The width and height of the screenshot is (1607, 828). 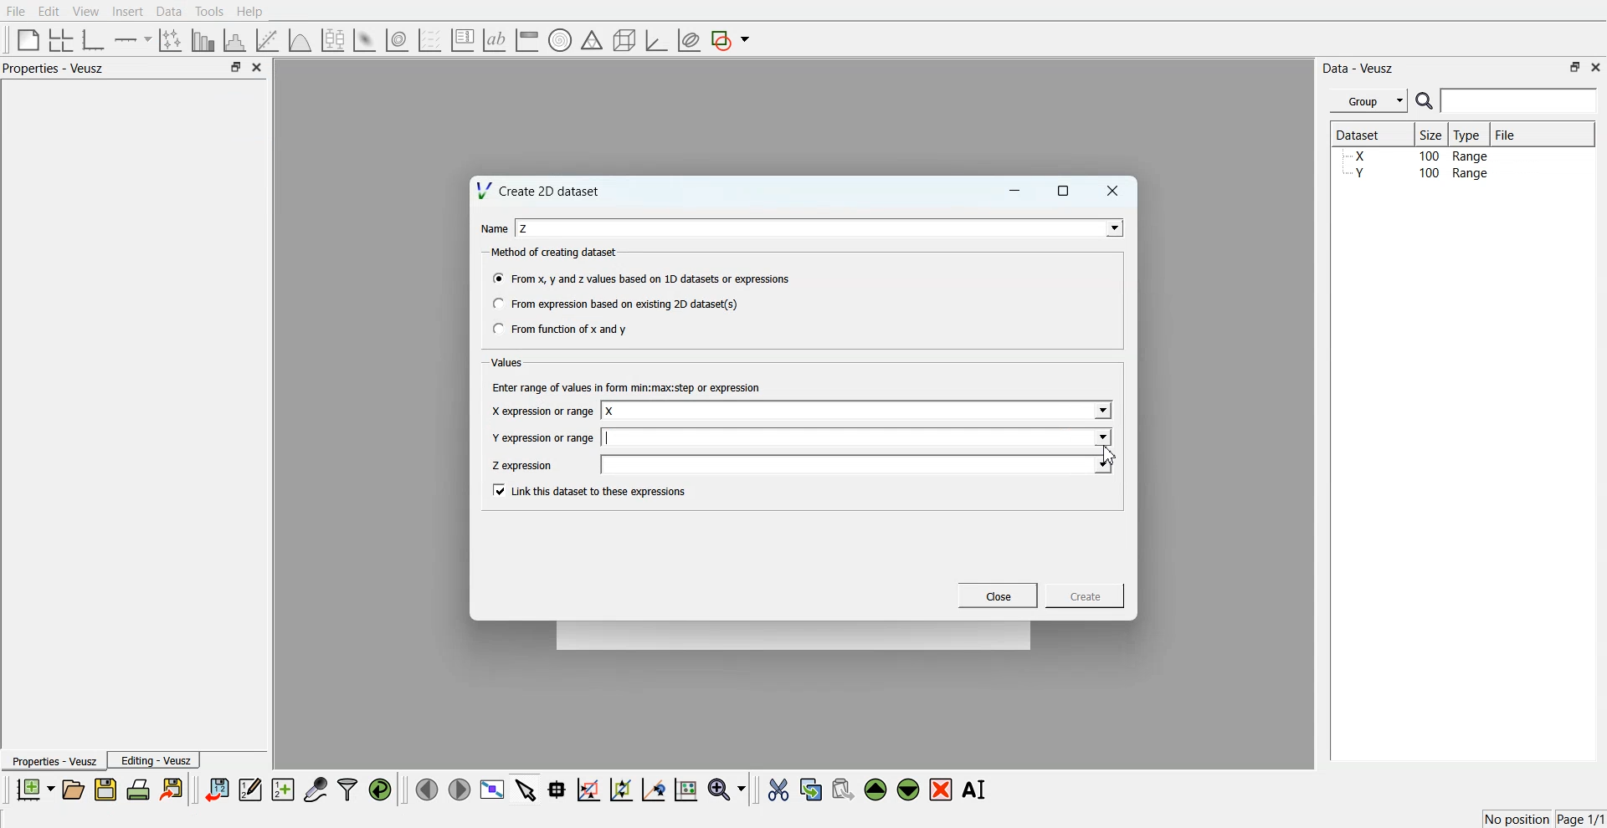 I want to click on Cut the selected widget, so click(x=778, y=790).